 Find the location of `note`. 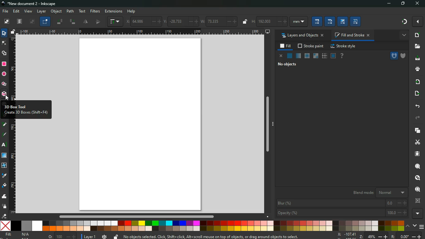

note is located at coordinates (5, 124).